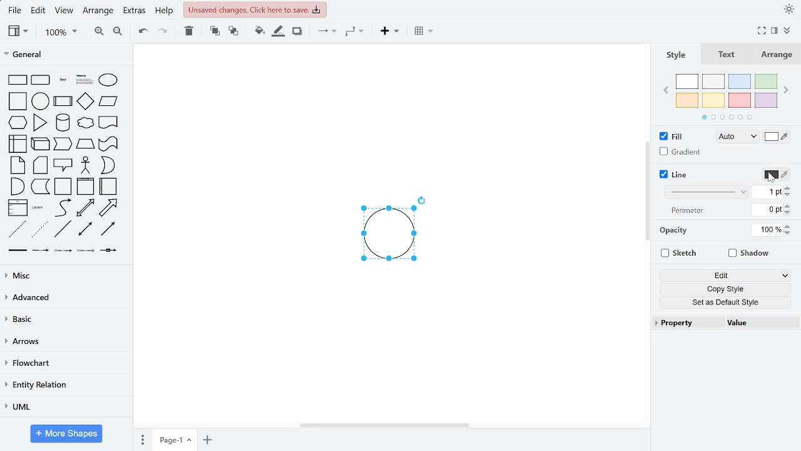 The width and height of the screenshot is (801, 451). I want to click on list, so click(18, 208).